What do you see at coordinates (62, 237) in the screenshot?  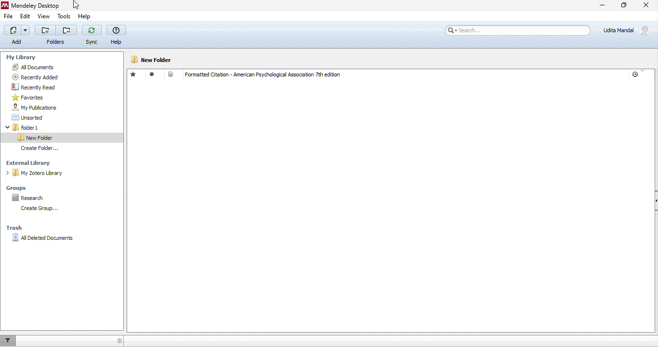 I see `all deleted documents` at bounding box center [62, 237].